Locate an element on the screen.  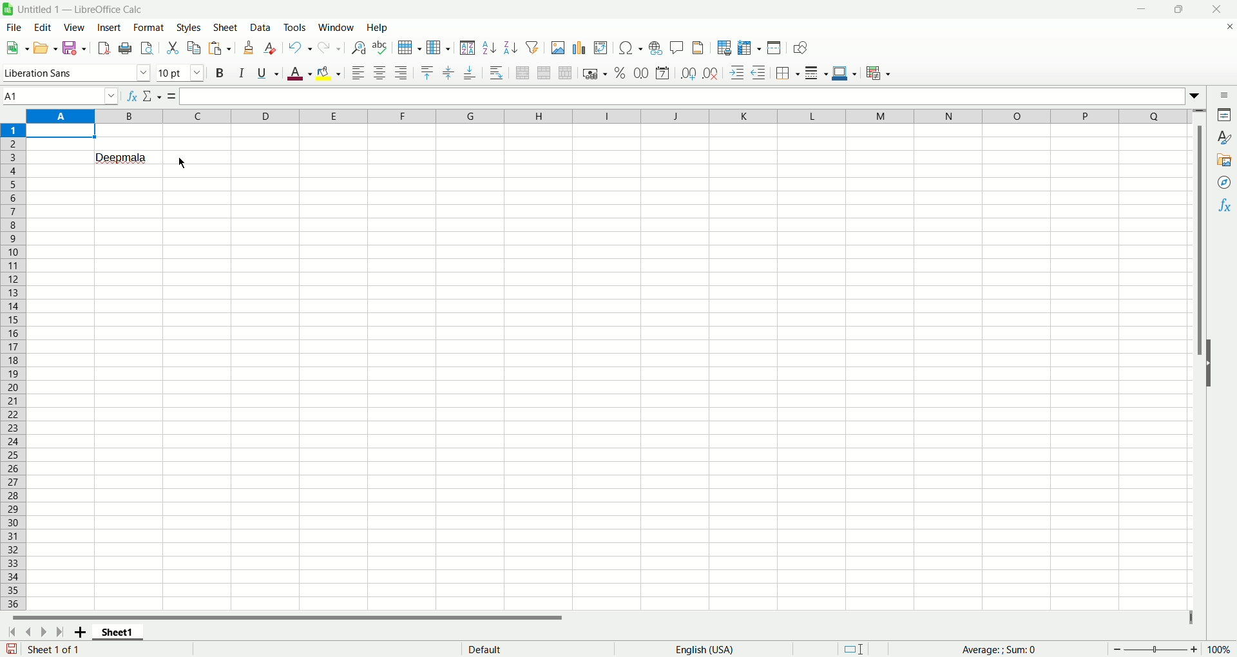
Navigator is located at coordinates (1222, 183).